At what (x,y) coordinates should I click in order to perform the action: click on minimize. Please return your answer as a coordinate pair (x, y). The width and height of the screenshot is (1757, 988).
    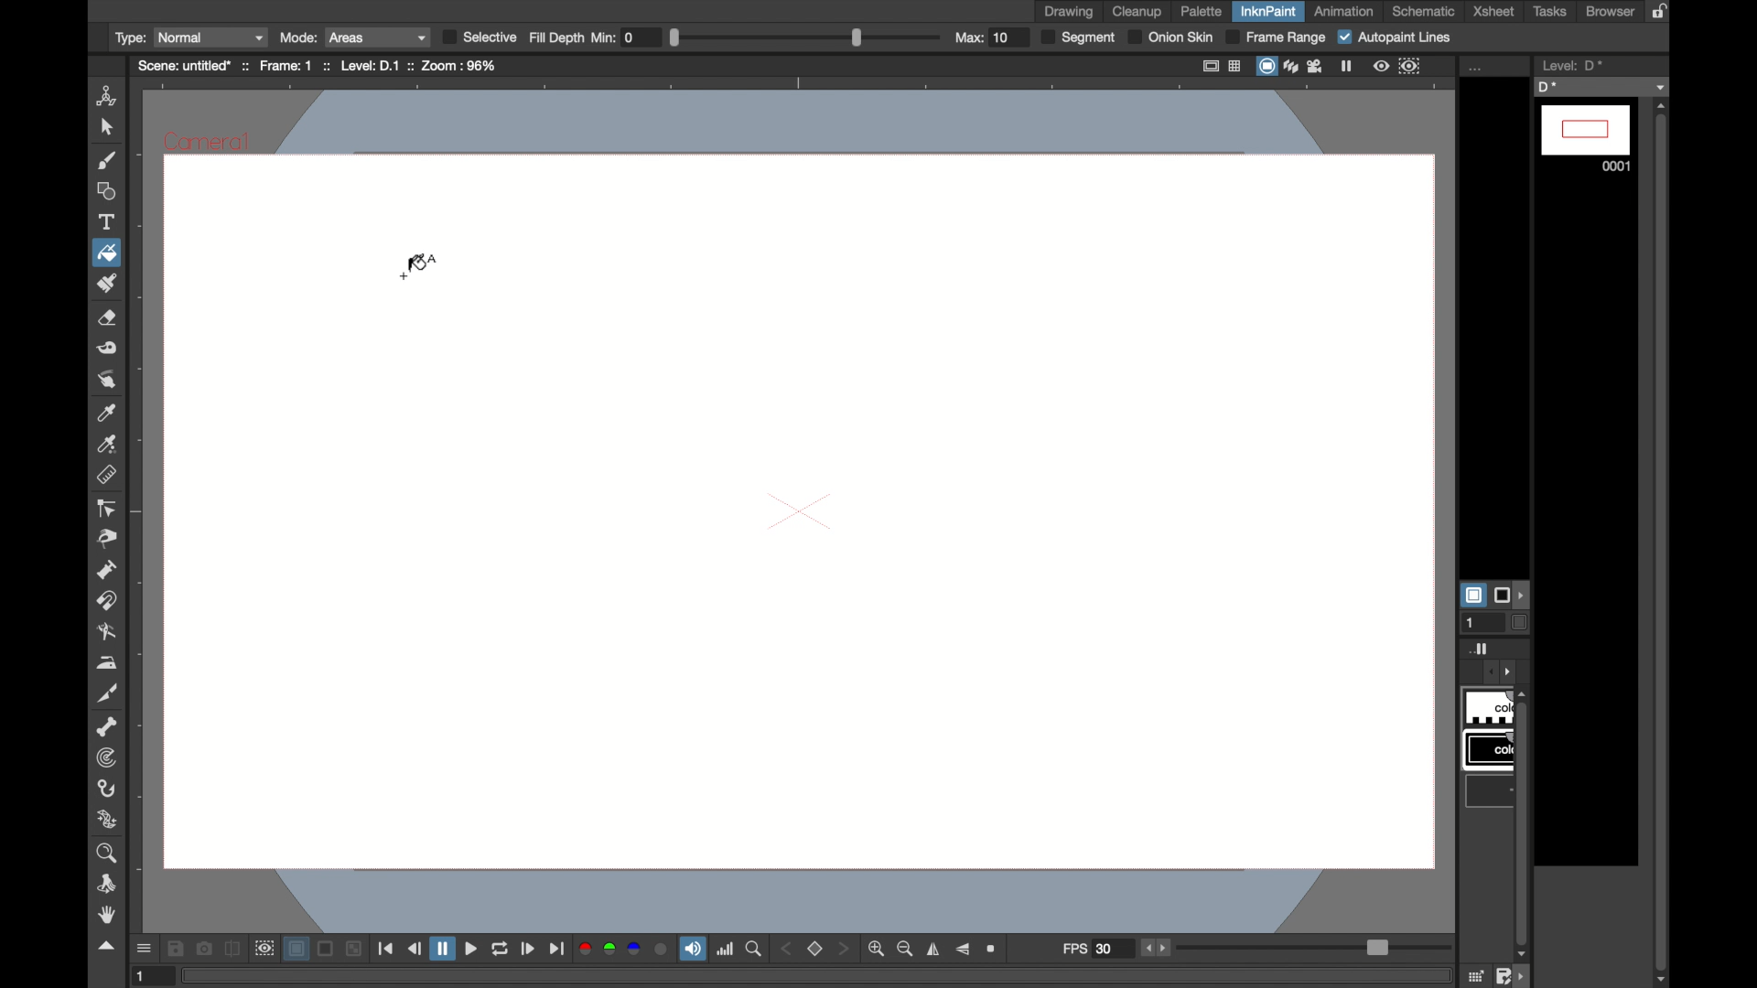
    Looking at the image, I should click on (356, 949).